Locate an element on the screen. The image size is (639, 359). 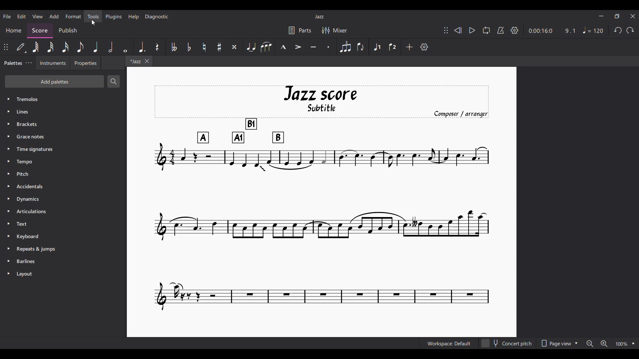
Format menu is located at coordinates (73, 16).